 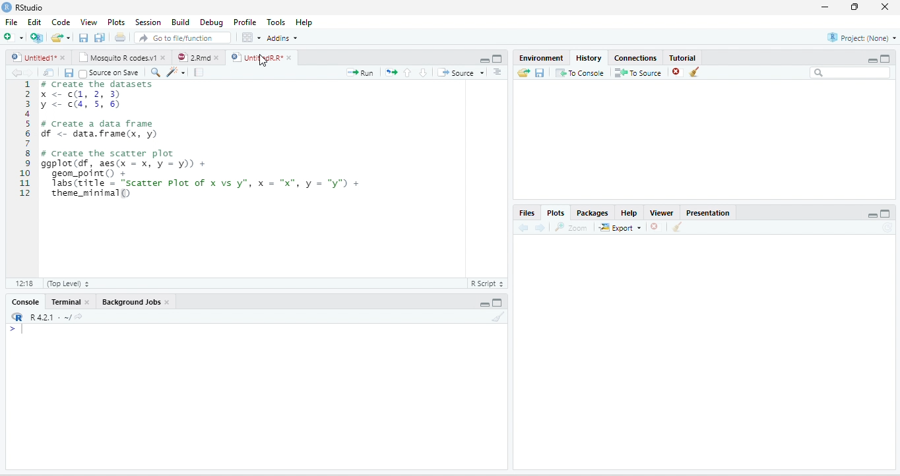 What do you see at coordinates (305, 22) in the screenshot?
I see `Help` at bounding box center [305, 22].